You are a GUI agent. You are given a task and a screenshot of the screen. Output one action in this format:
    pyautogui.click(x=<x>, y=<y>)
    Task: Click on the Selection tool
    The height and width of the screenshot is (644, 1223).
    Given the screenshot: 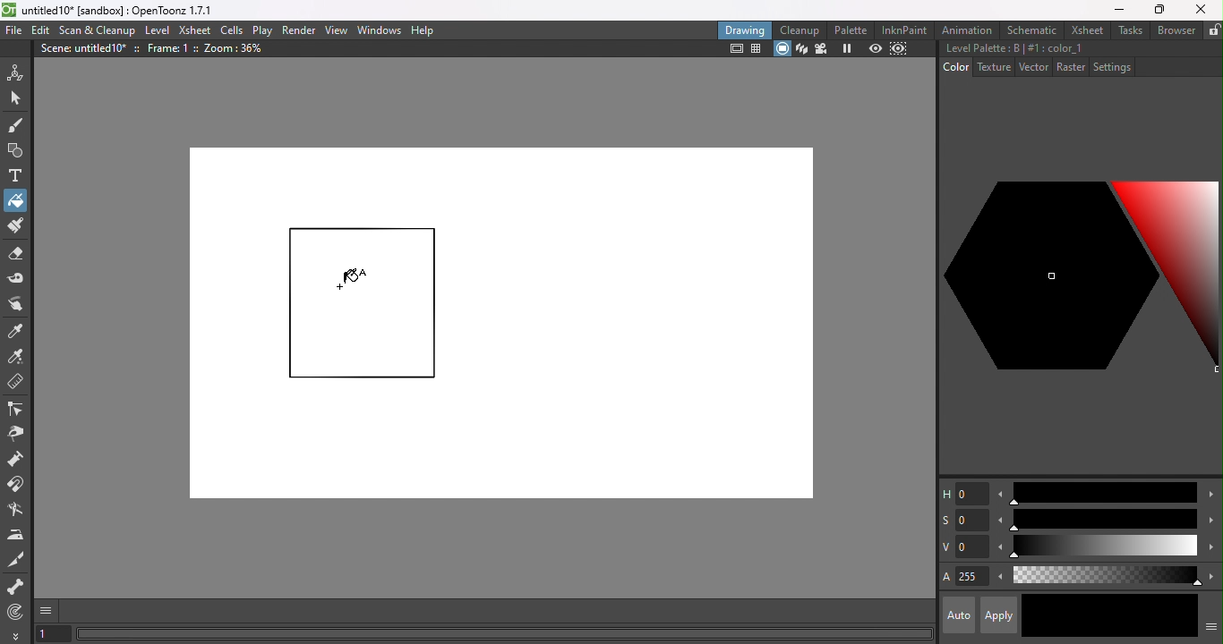 What is the action you would take?
    pyautogui.click(x=15, y=97)
    